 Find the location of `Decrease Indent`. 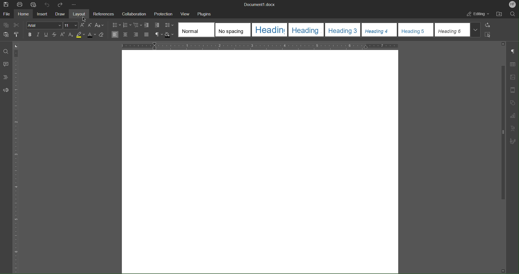

Decrease Indent is located at coordinates (147, 26).